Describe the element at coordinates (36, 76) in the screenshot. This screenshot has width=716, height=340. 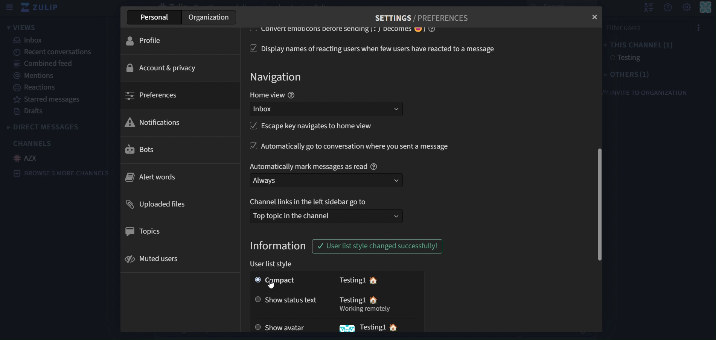
I see `mentions` at that location.